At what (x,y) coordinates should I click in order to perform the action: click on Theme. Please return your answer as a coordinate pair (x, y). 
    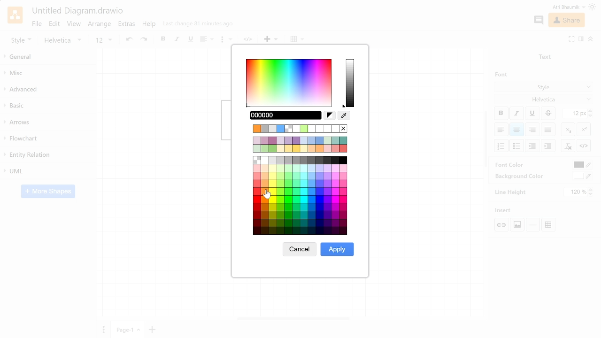
    Looking at the image, I should click on (593, 7).